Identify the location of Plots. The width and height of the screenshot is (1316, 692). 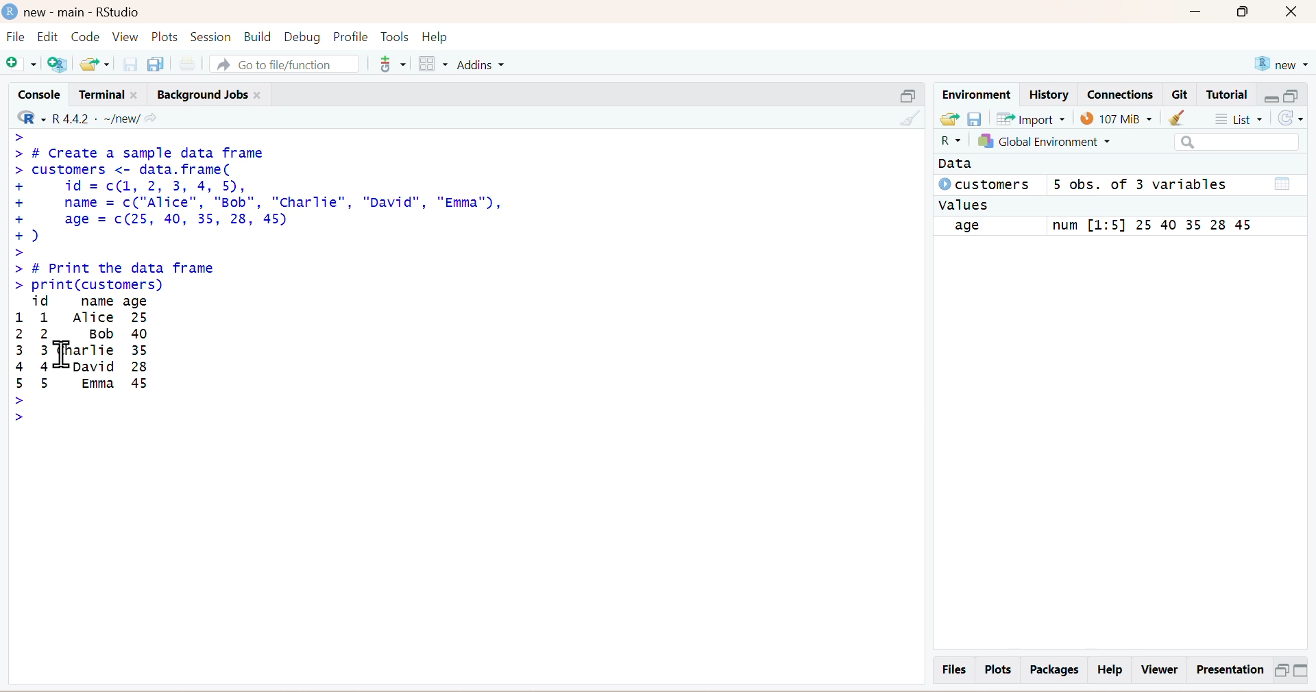
(167, 36).